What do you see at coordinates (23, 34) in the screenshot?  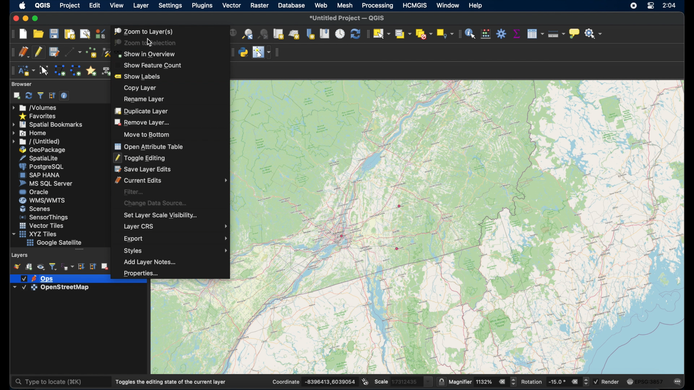 I see `new project` at bounding box center [23, 34].